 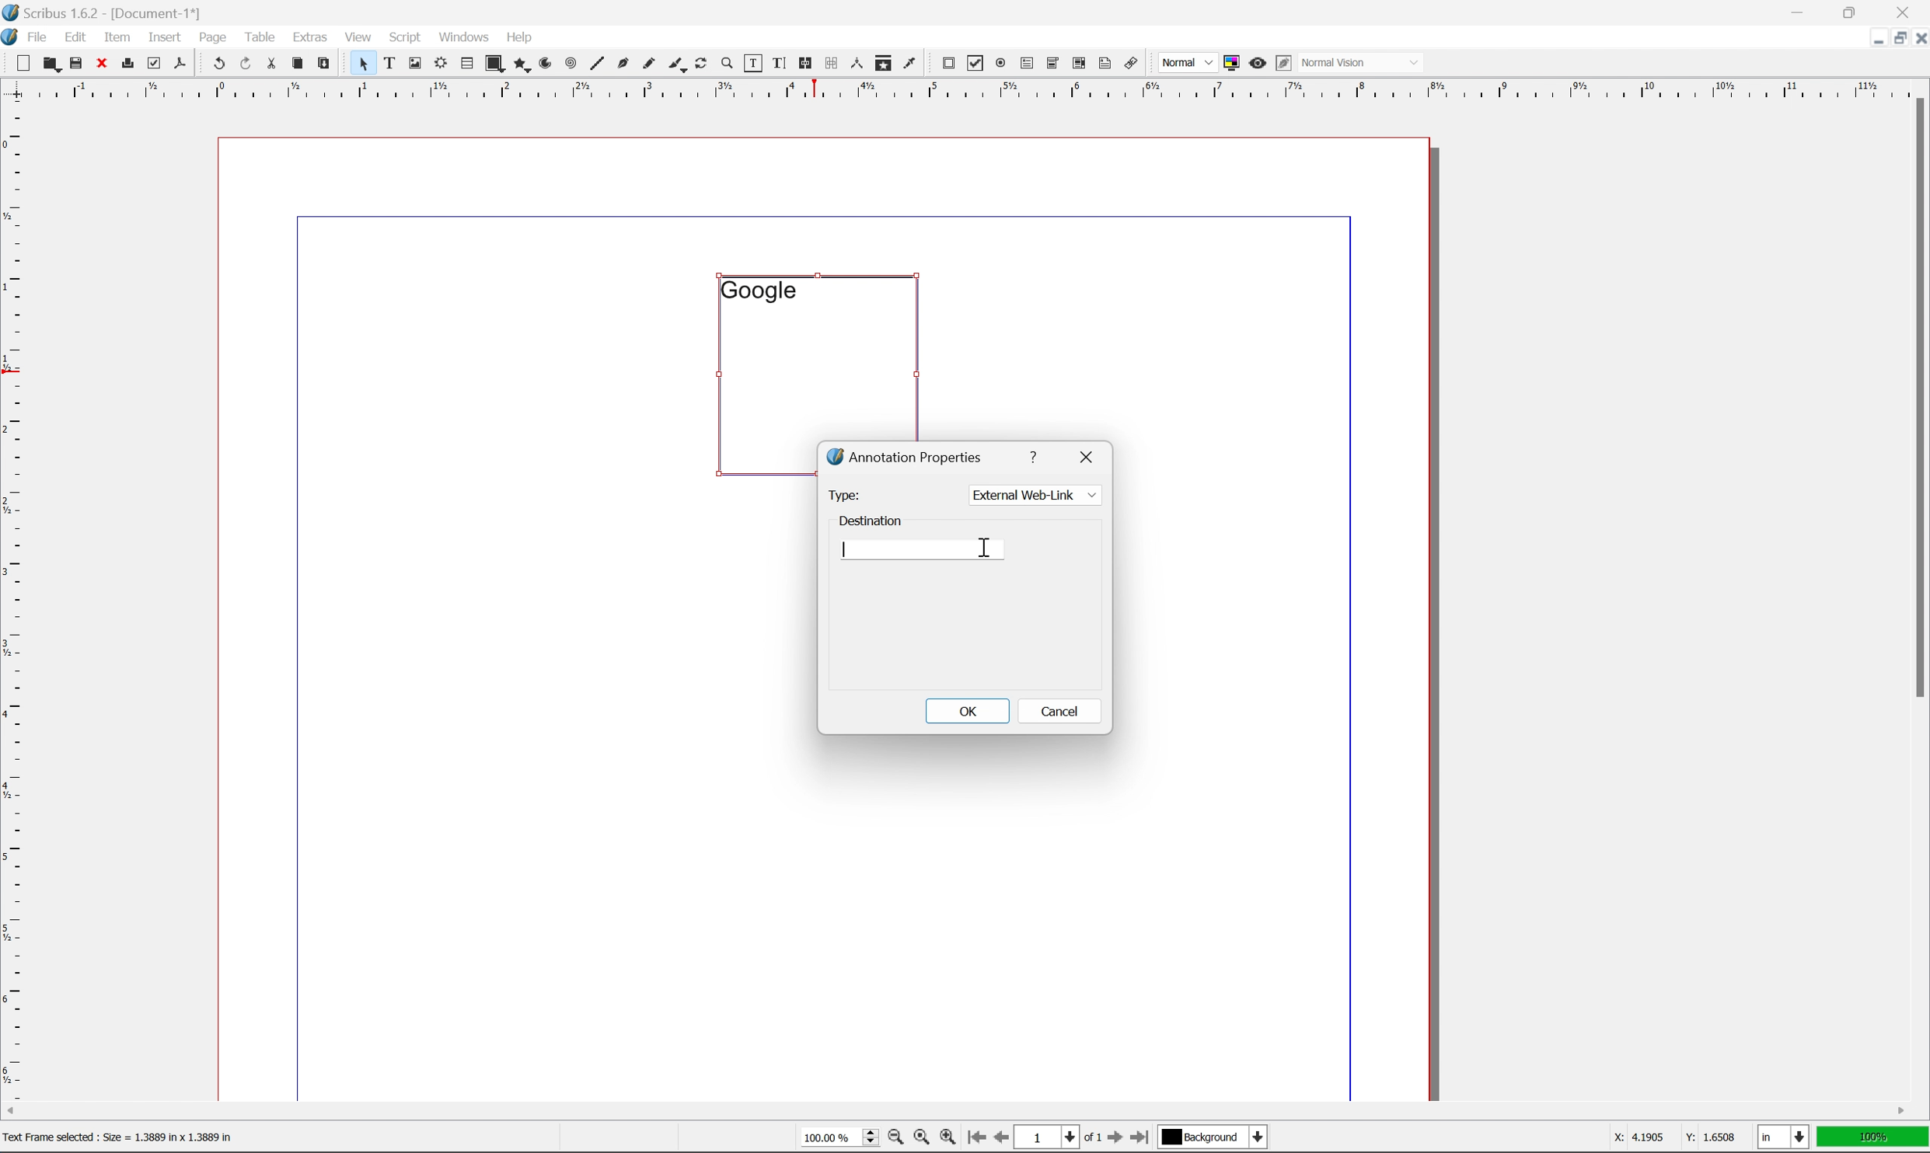 What do you see at coordinates (78, 37) in the screenshot?
I see `edit` at bounding box center [78, 37].